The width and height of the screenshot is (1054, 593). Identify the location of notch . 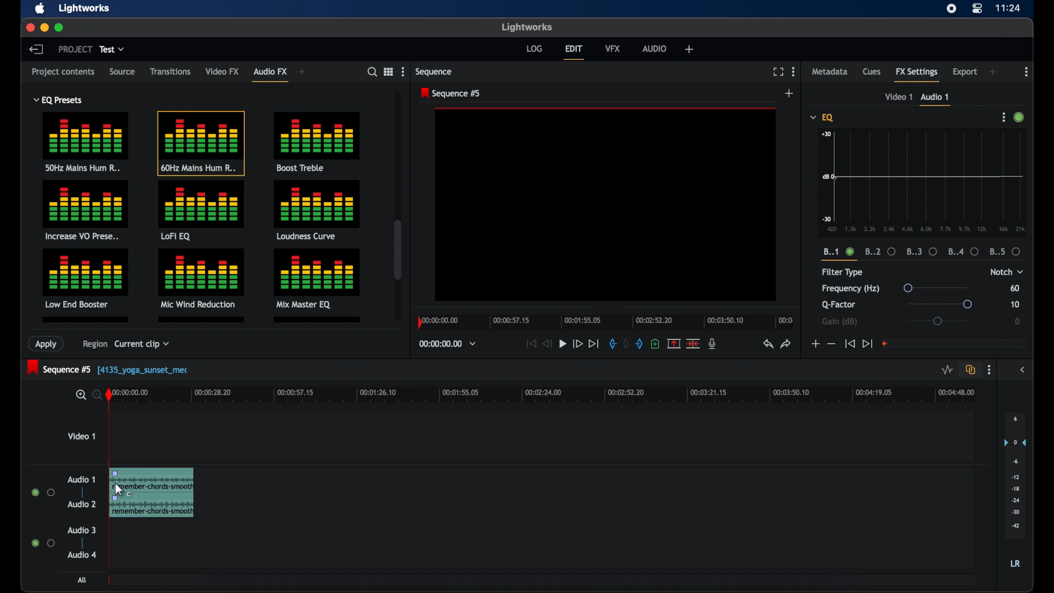
(1006, 272).